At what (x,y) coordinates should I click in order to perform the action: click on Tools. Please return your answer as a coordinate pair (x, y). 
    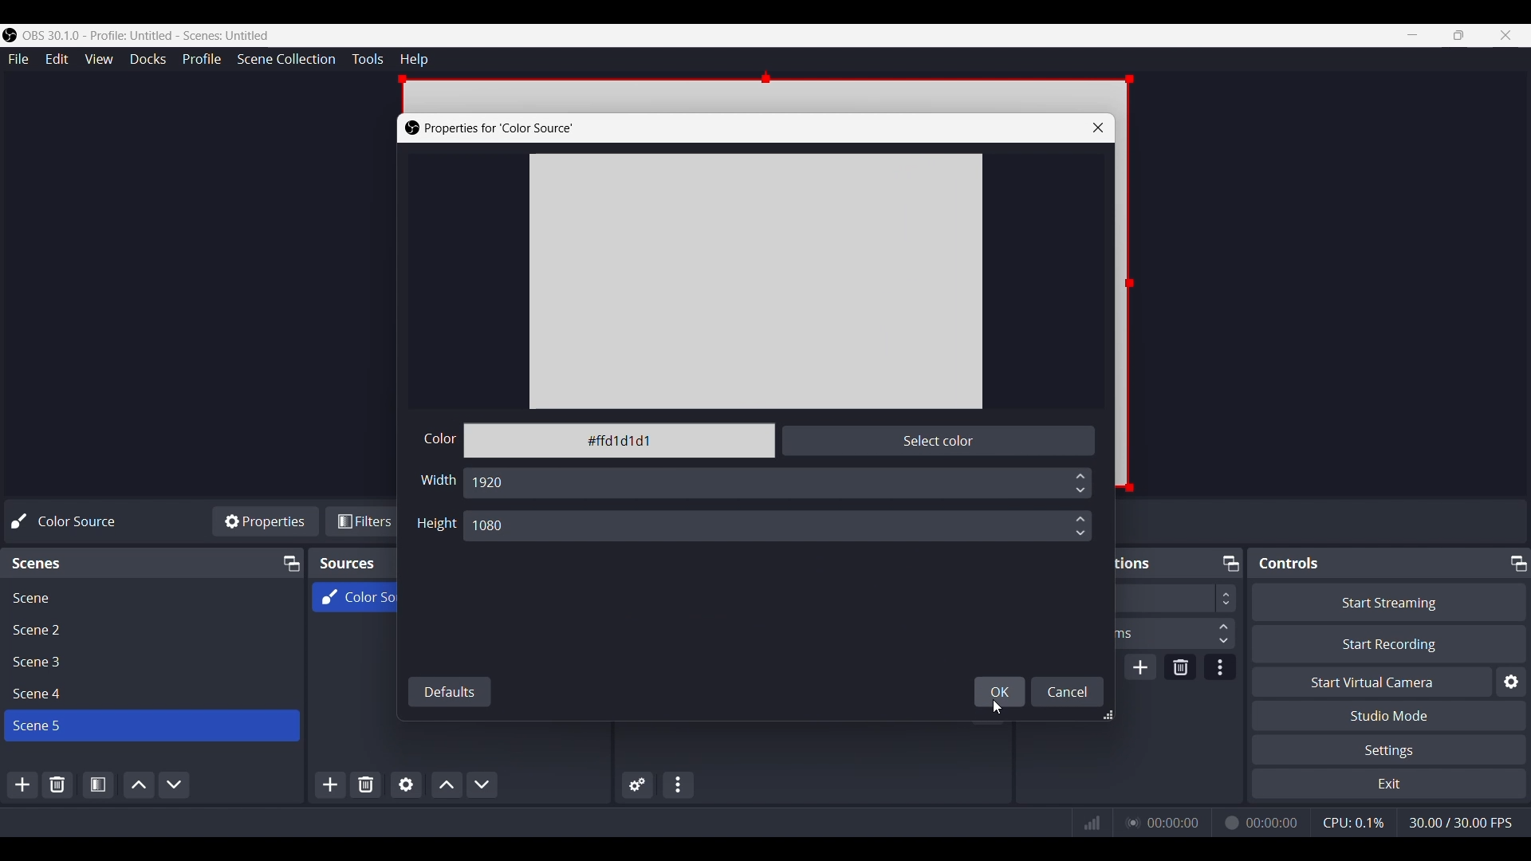
    Looking at the image, I should click on (367, 59).